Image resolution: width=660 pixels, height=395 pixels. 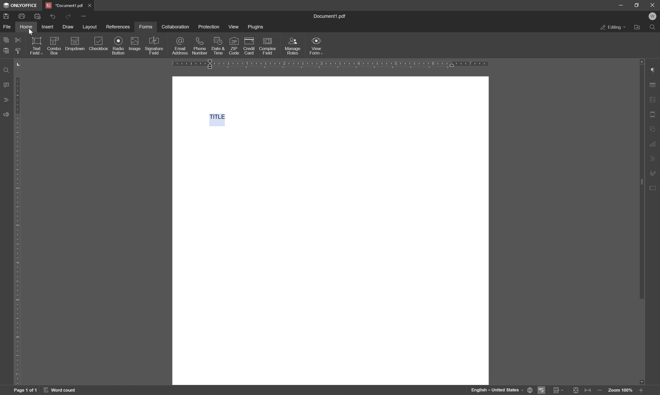 What do you see at coordinates (117, 45) in the screenshot?
I see `radio button` at bounding box center [117, 45].